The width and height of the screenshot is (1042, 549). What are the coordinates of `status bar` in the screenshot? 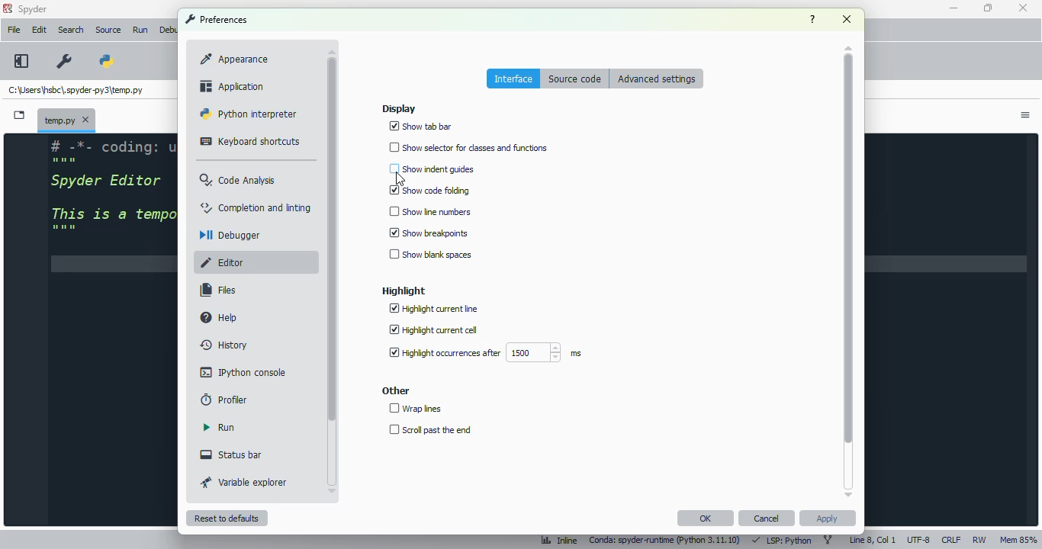 It's located at (233, 454).